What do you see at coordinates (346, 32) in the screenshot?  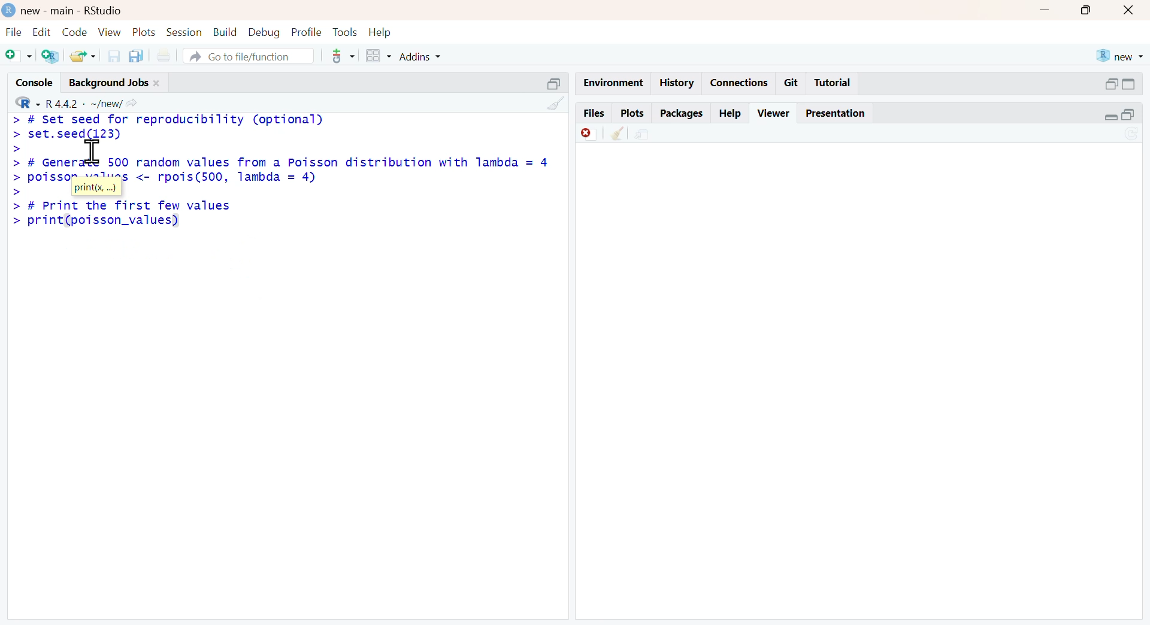 I see `tools` at bounding box center [346, 32].